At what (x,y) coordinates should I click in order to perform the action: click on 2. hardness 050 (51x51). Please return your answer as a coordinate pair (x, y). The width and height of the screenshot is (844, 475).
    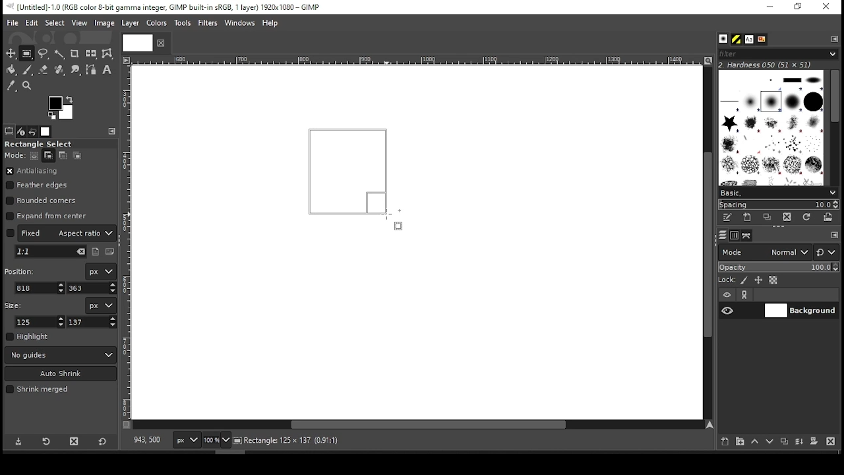
    Looking at the image, I should click on (769, 65).